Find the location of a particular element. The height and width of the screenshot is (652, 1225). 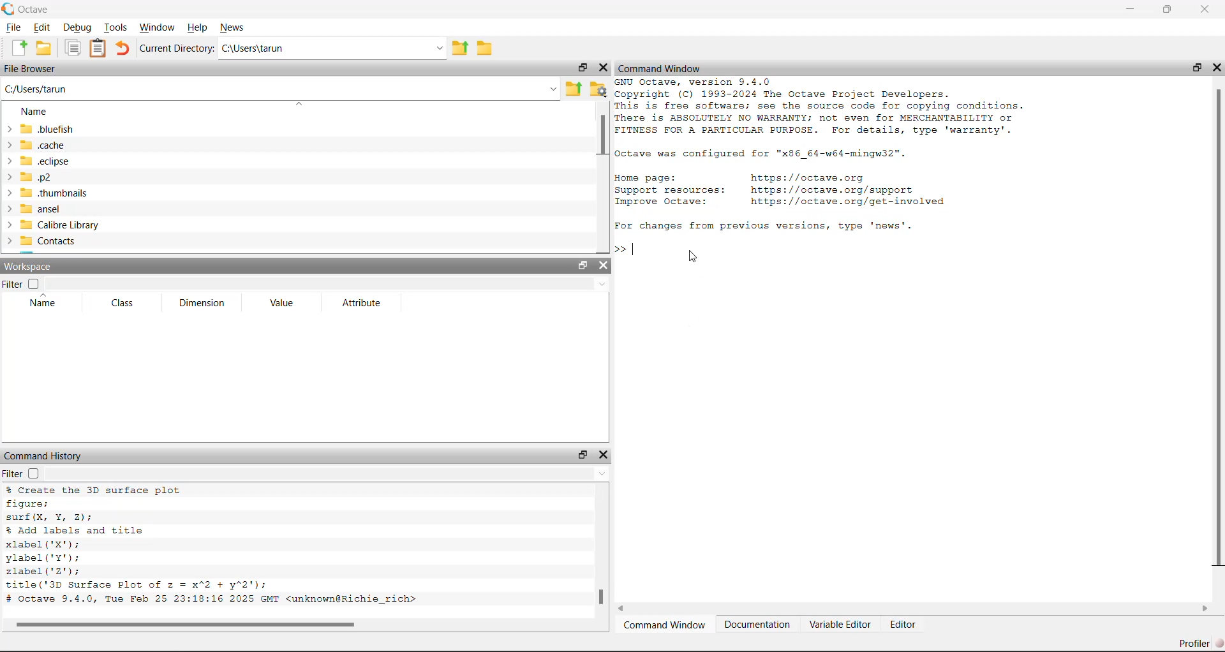

title('3D Surface Plot of z = x"2 + y*2'); is located at coordinates (139, 585).